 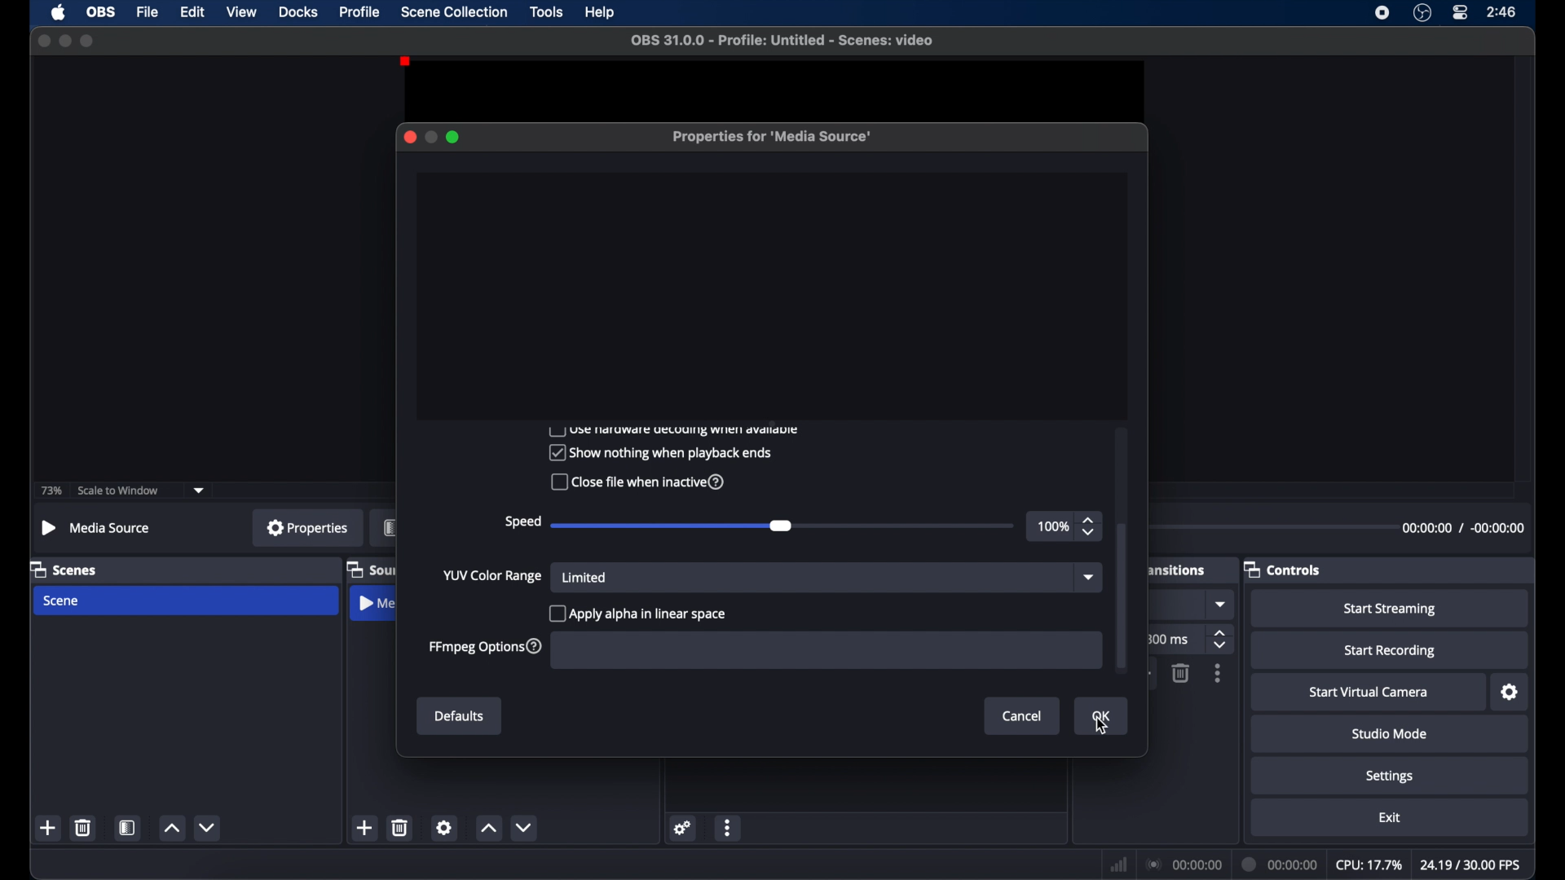 What do you see at coordinates (50, 491) in the screenshot?
I see `73%` at bounding box center [50, 491].